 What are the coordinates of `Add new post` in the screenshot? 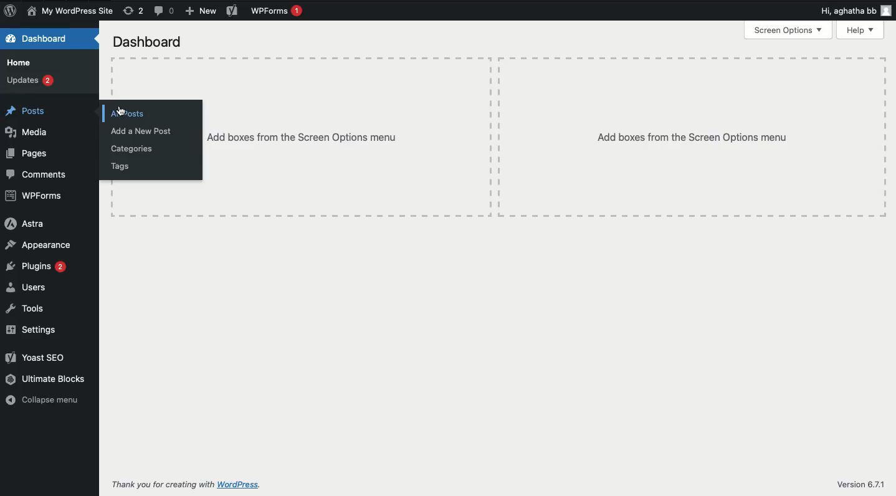 It's located at (146, 131).